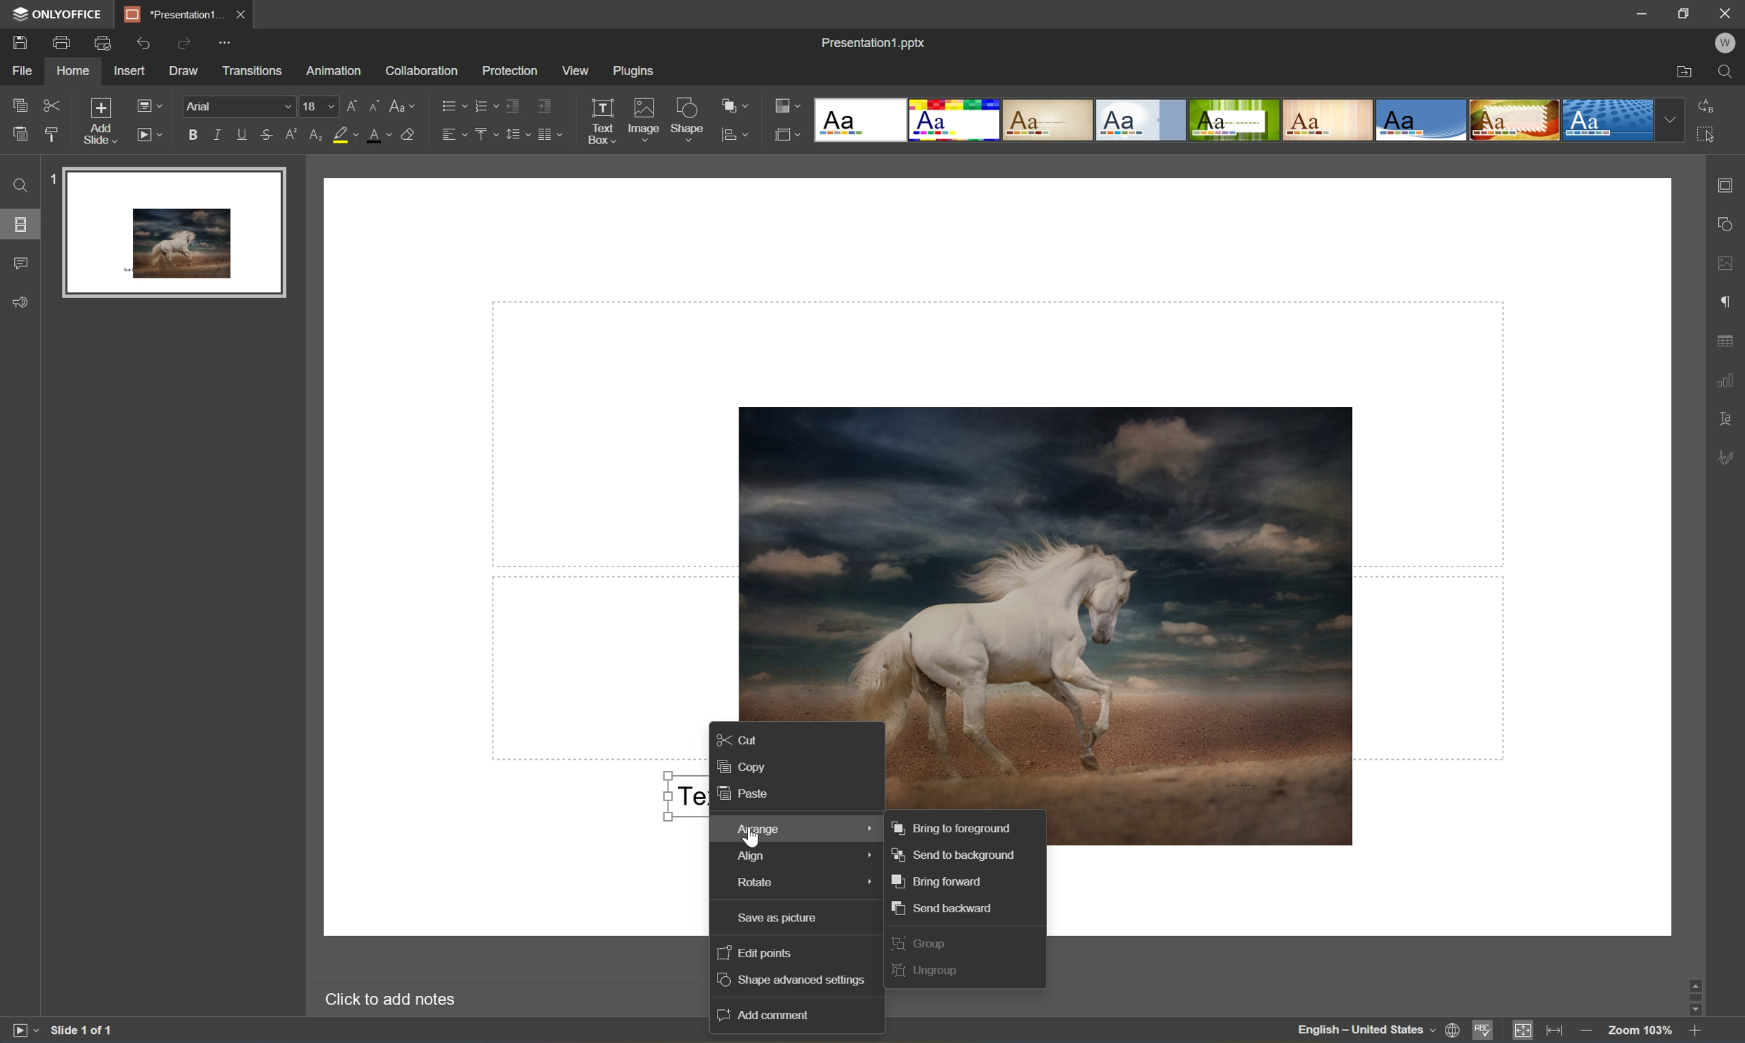  Describe the element at coordinates (1725, 45) in the screenshot. I see `W` at that location.